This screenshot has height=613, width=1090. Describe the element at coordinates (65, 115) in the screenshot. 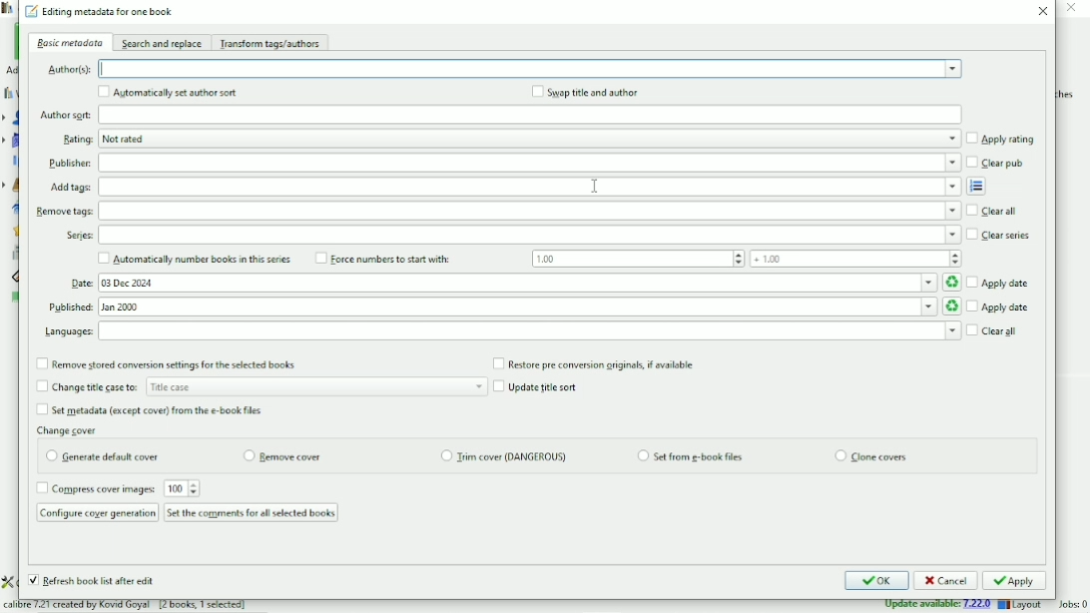

I see `Author sort:` at that location.